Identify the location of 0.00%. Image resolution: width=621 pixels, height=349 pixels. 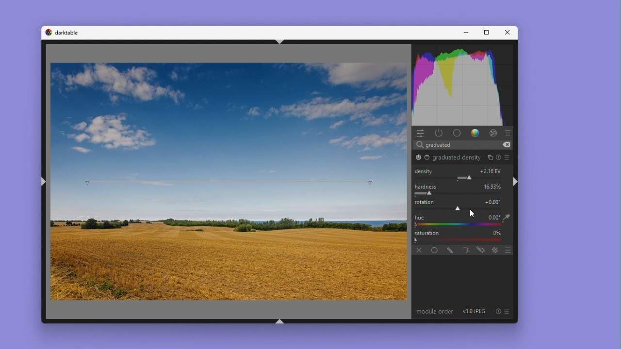
(493, 186).